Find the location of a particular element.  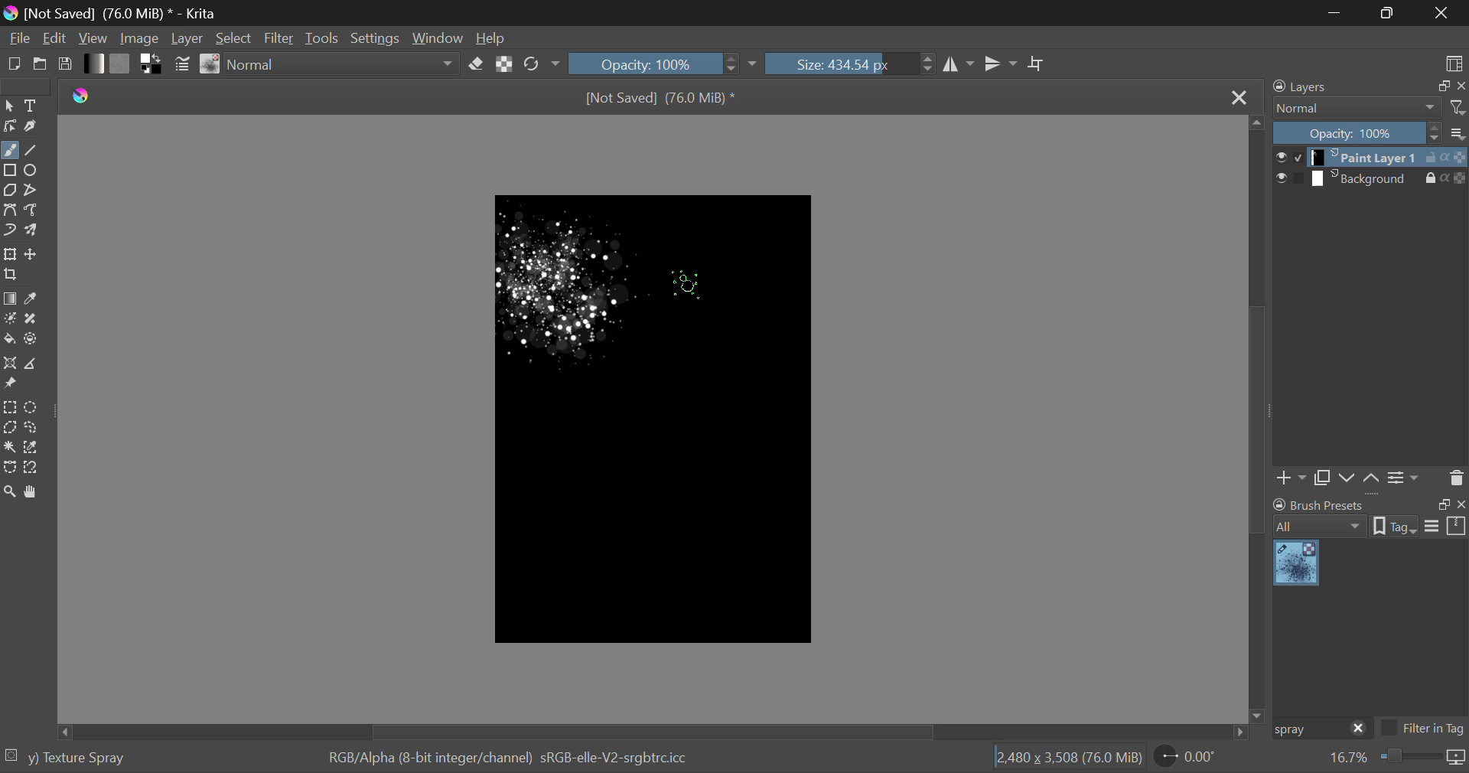

Transform Layer is located at coordinates (10, 254).